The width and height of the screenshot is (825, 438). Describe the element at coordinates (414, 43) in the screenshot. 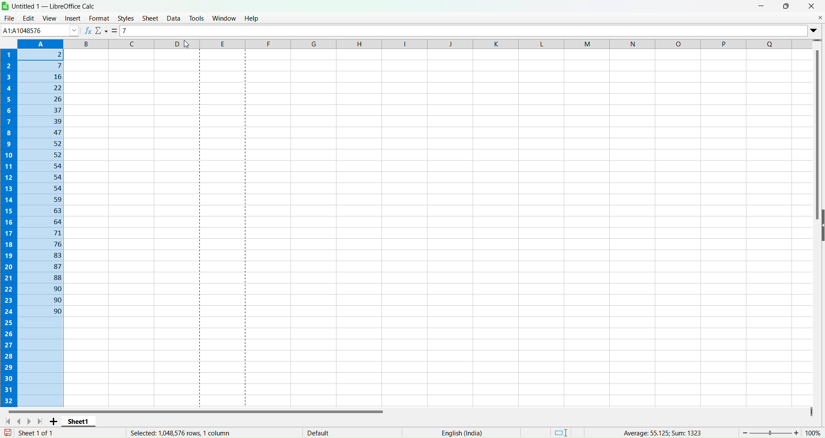

I see `Column Labels` at that location.